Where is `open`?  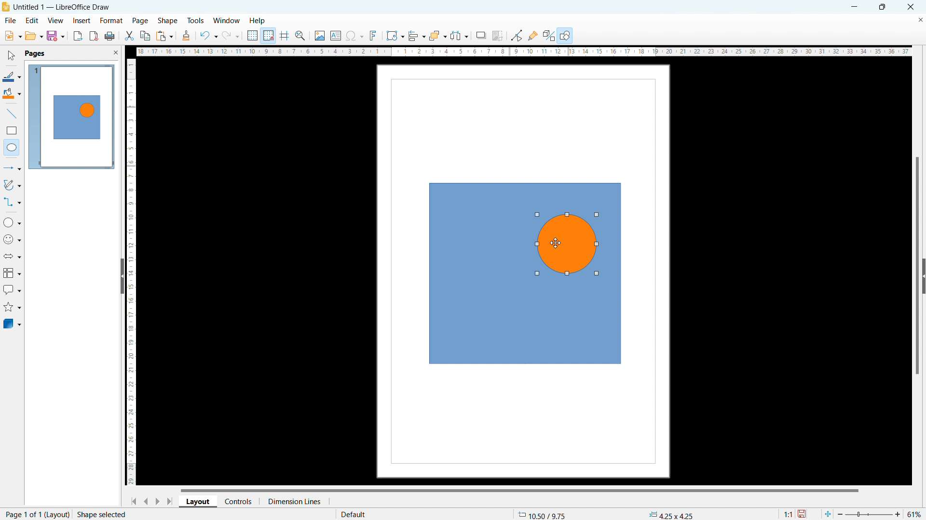 open is located at coordinates (34, 36).